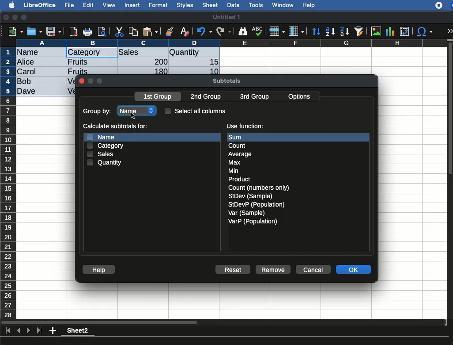 The width and height of the screenshot is (453, 345). I want to click on edit, so click(88, 5).